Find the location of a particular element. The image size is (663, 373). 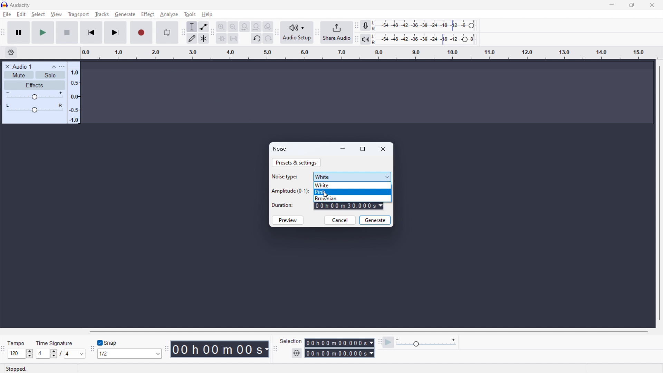

vertical scrollbar is located at coordinates (660, 192).